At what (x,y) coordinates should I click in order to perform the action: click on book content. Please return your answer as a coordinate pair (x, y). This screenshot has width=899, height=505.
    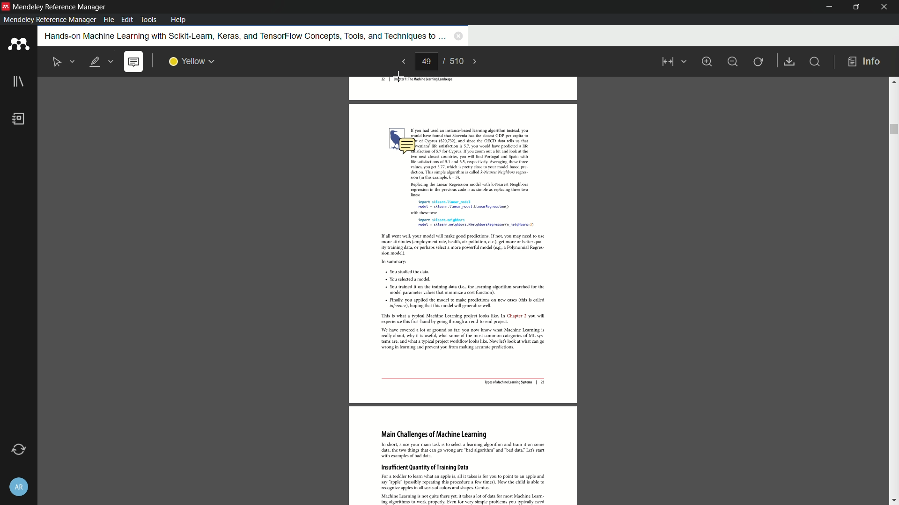
    Looking at the image, I should click on (464, 332).